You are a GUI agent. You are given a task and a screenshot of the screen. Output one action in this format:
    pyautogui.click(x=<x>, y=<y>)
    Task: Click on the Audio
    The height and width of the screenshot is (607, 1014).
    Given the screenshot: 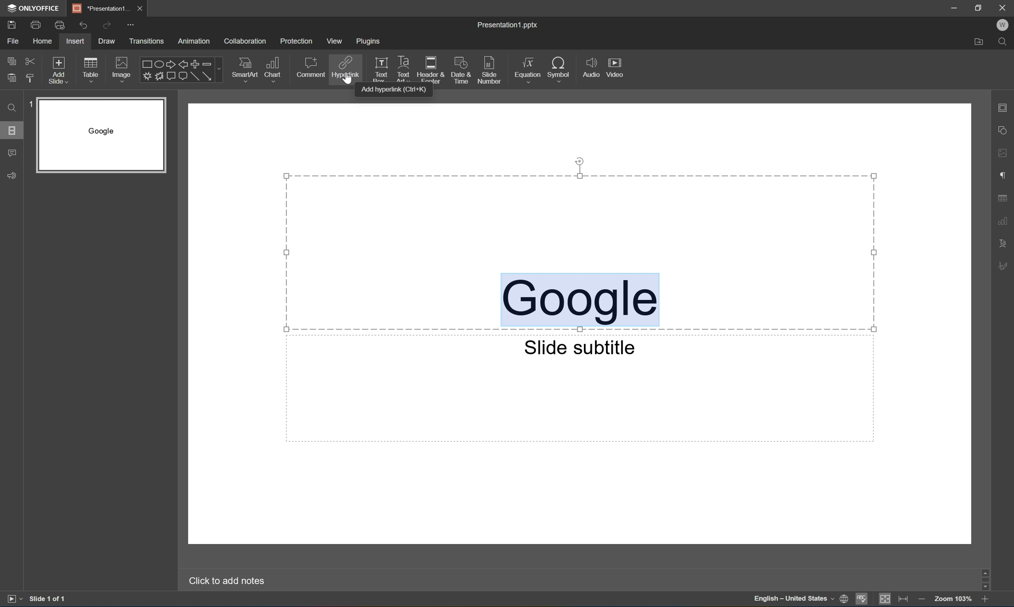 What is the action you would take?
    pyautogui.click(x=590, y=65)
    